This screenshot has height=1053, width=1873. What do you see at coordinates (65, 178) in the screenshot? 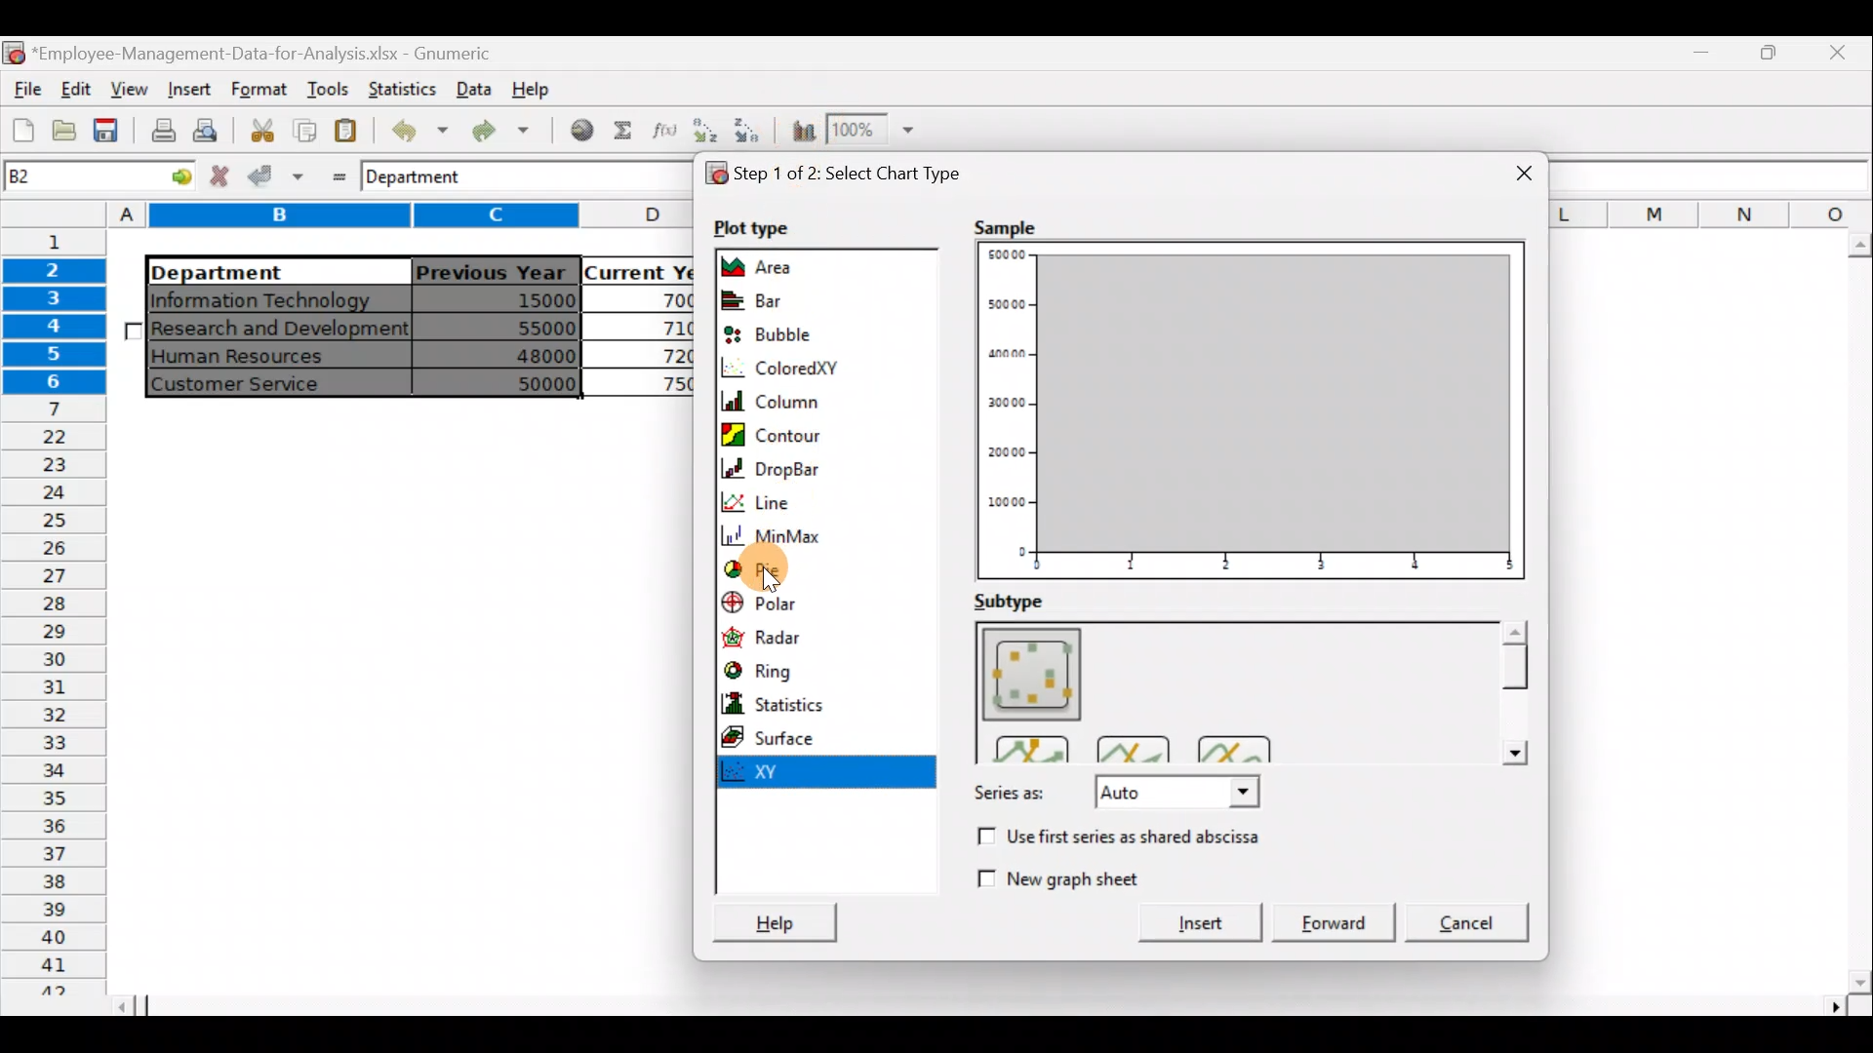
I see `Cell name B2` at bounding box center [65, 178].